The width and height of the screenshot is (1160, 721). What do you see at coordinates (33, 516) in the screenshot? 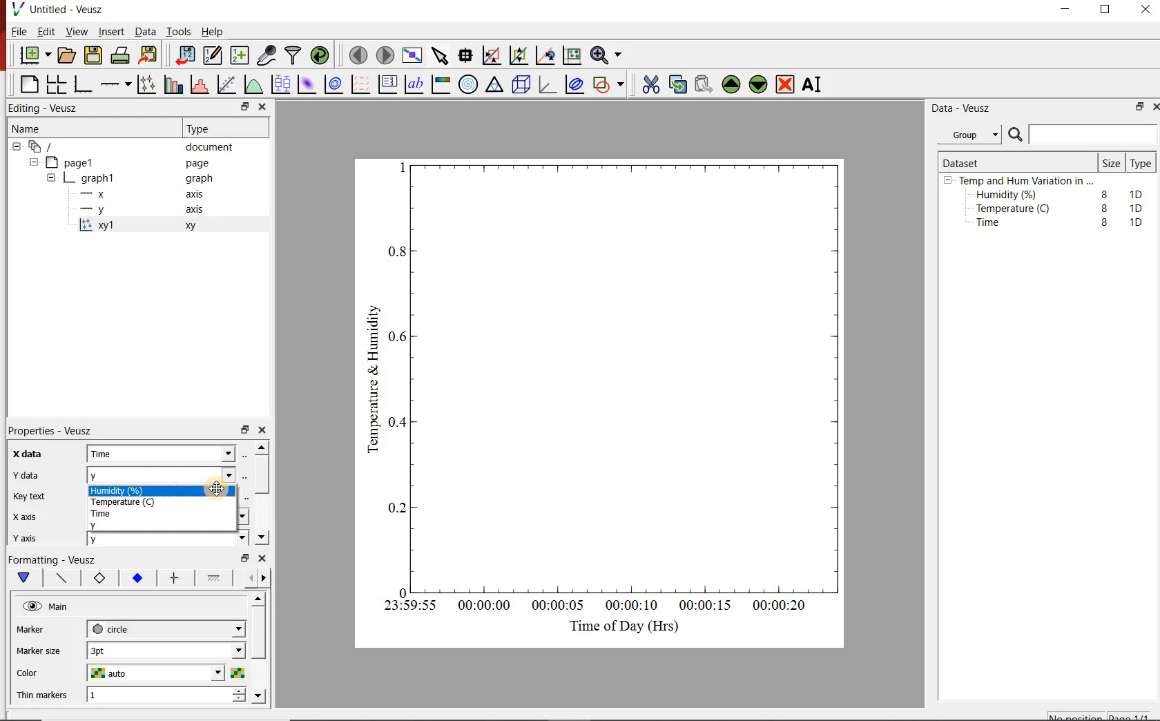
I see `x axis` at bounding box center [33, 516].